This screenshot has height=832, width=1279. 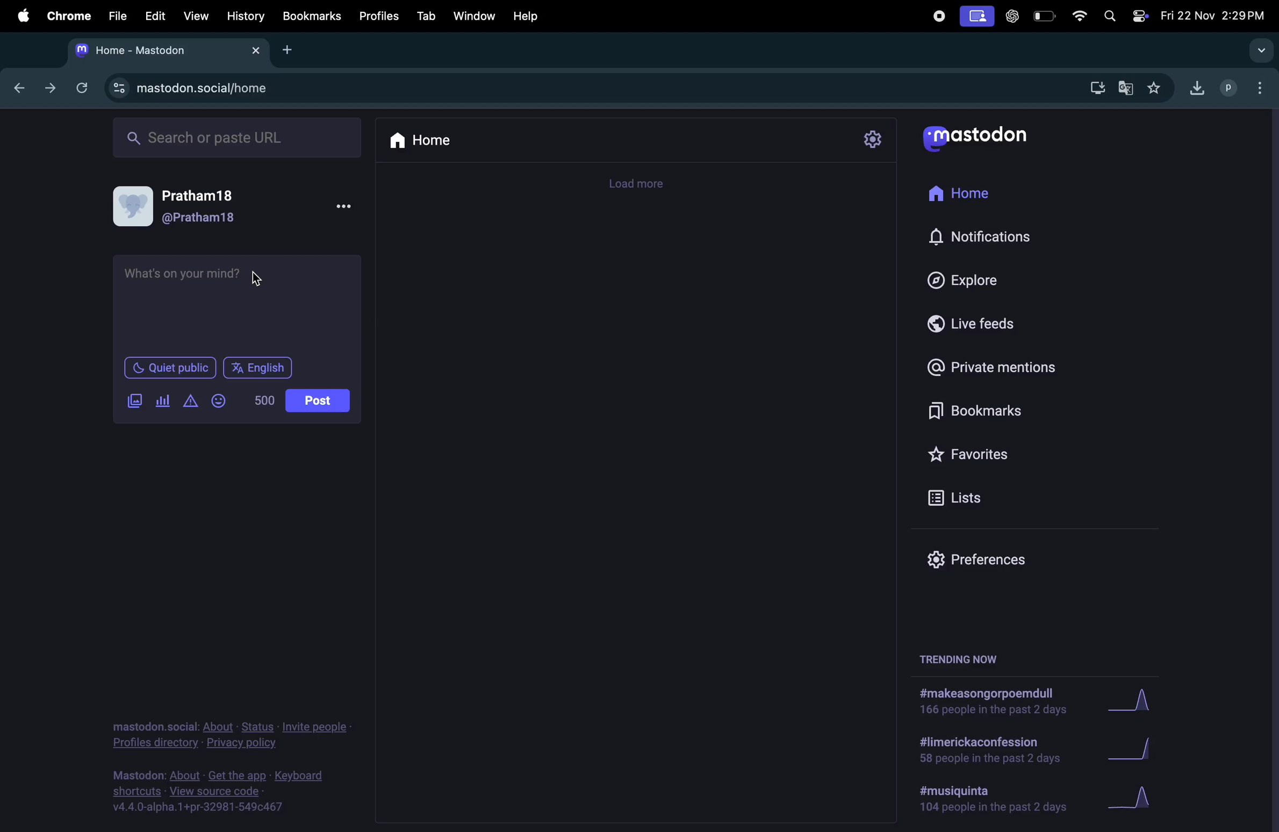 What do you see at coordinates (1140, 699) in the screenshot?
I see `graph` at bounding box center [1140, 699].